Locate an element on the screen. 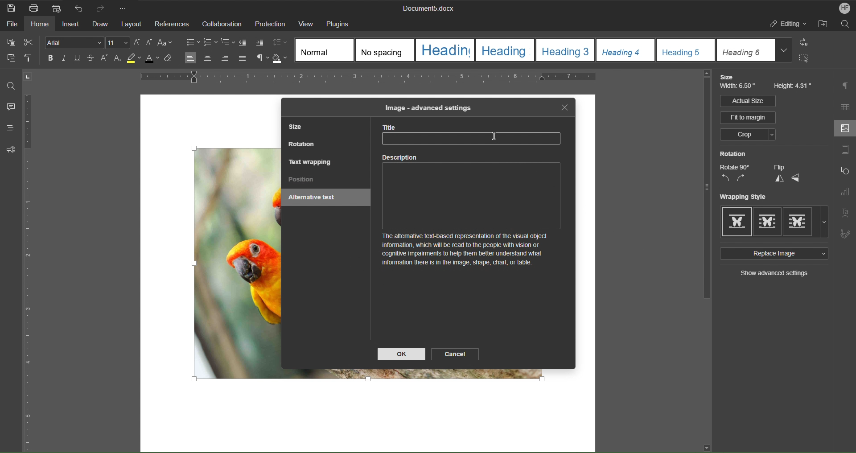 The width and height of the screenshot is (856, 453). Strikethrough is located at coordinates (91, 59).